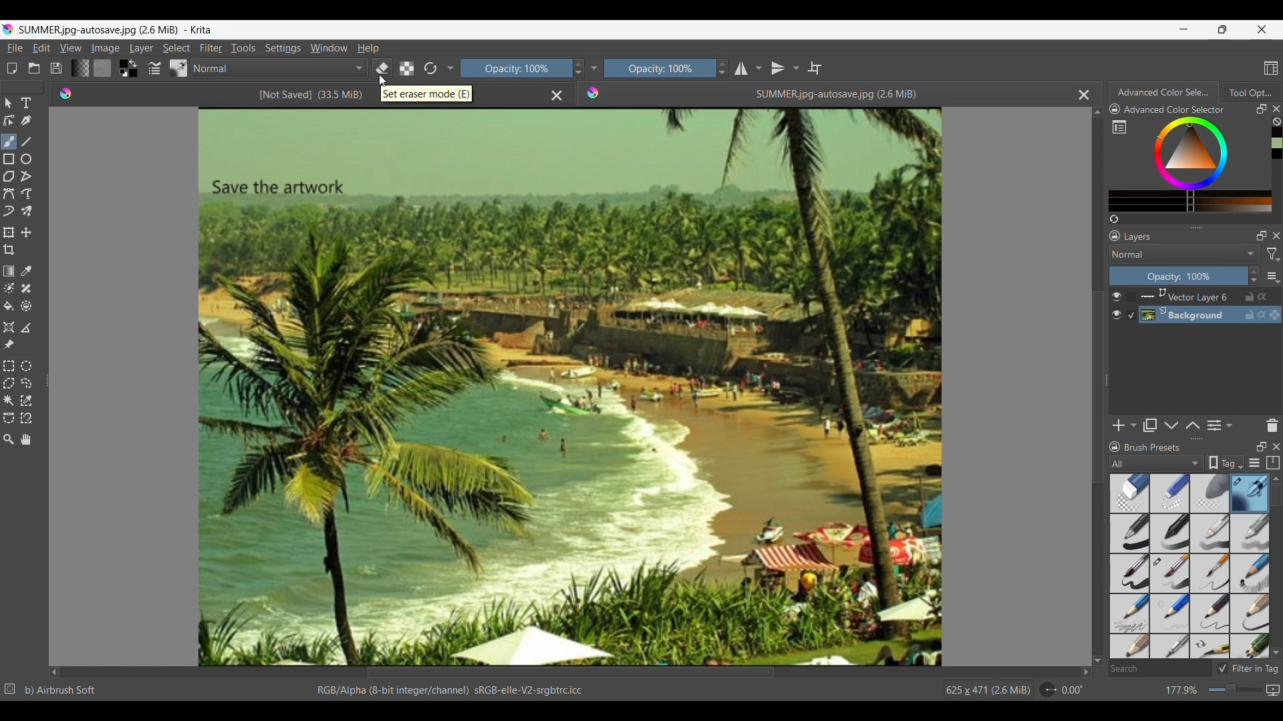  Describe the element at coordinates (1276, 567) in the screenshot. I see `Vertical slide bar for Brush presets panel` at that location.